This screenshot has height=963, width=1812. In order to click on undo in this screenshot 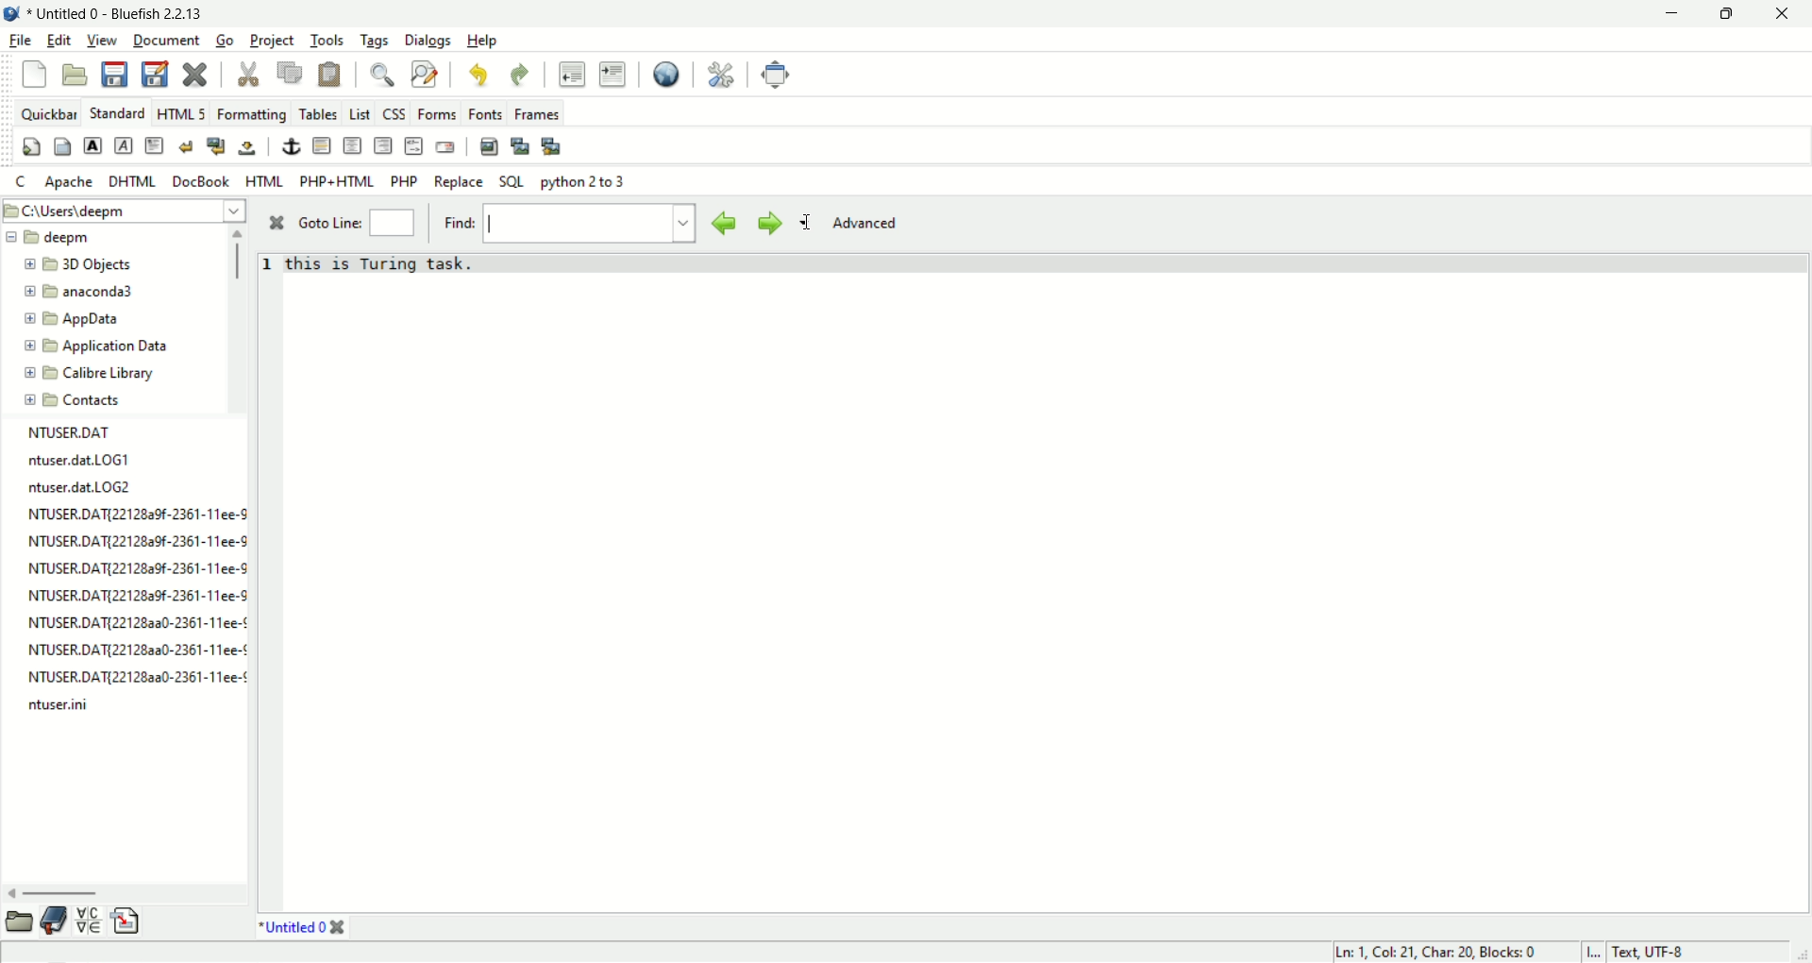, I will do `click(477, 76)`.